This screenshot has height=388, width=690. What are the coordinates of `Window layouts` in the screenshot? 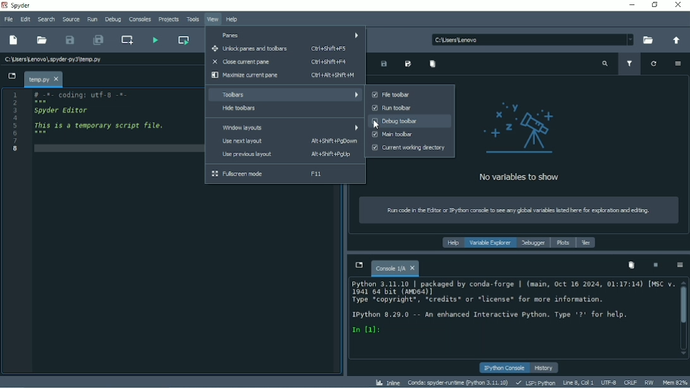 It's located at (286, 128).